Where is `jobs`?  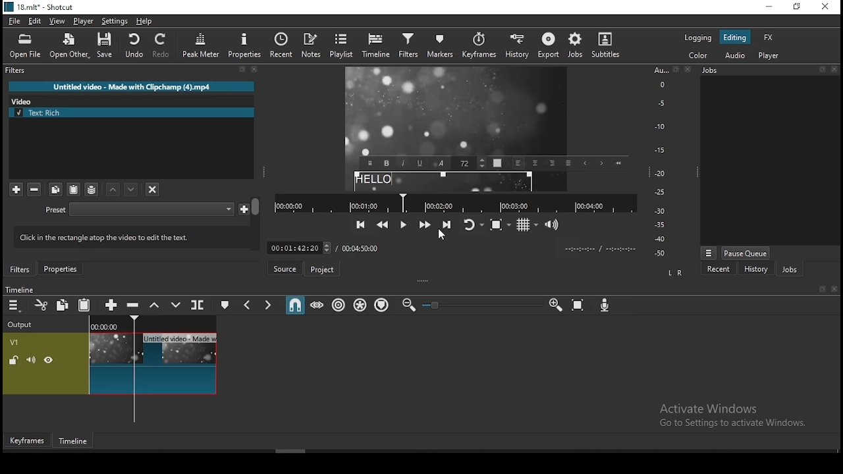 jobs is located at coordinates (789, 269).